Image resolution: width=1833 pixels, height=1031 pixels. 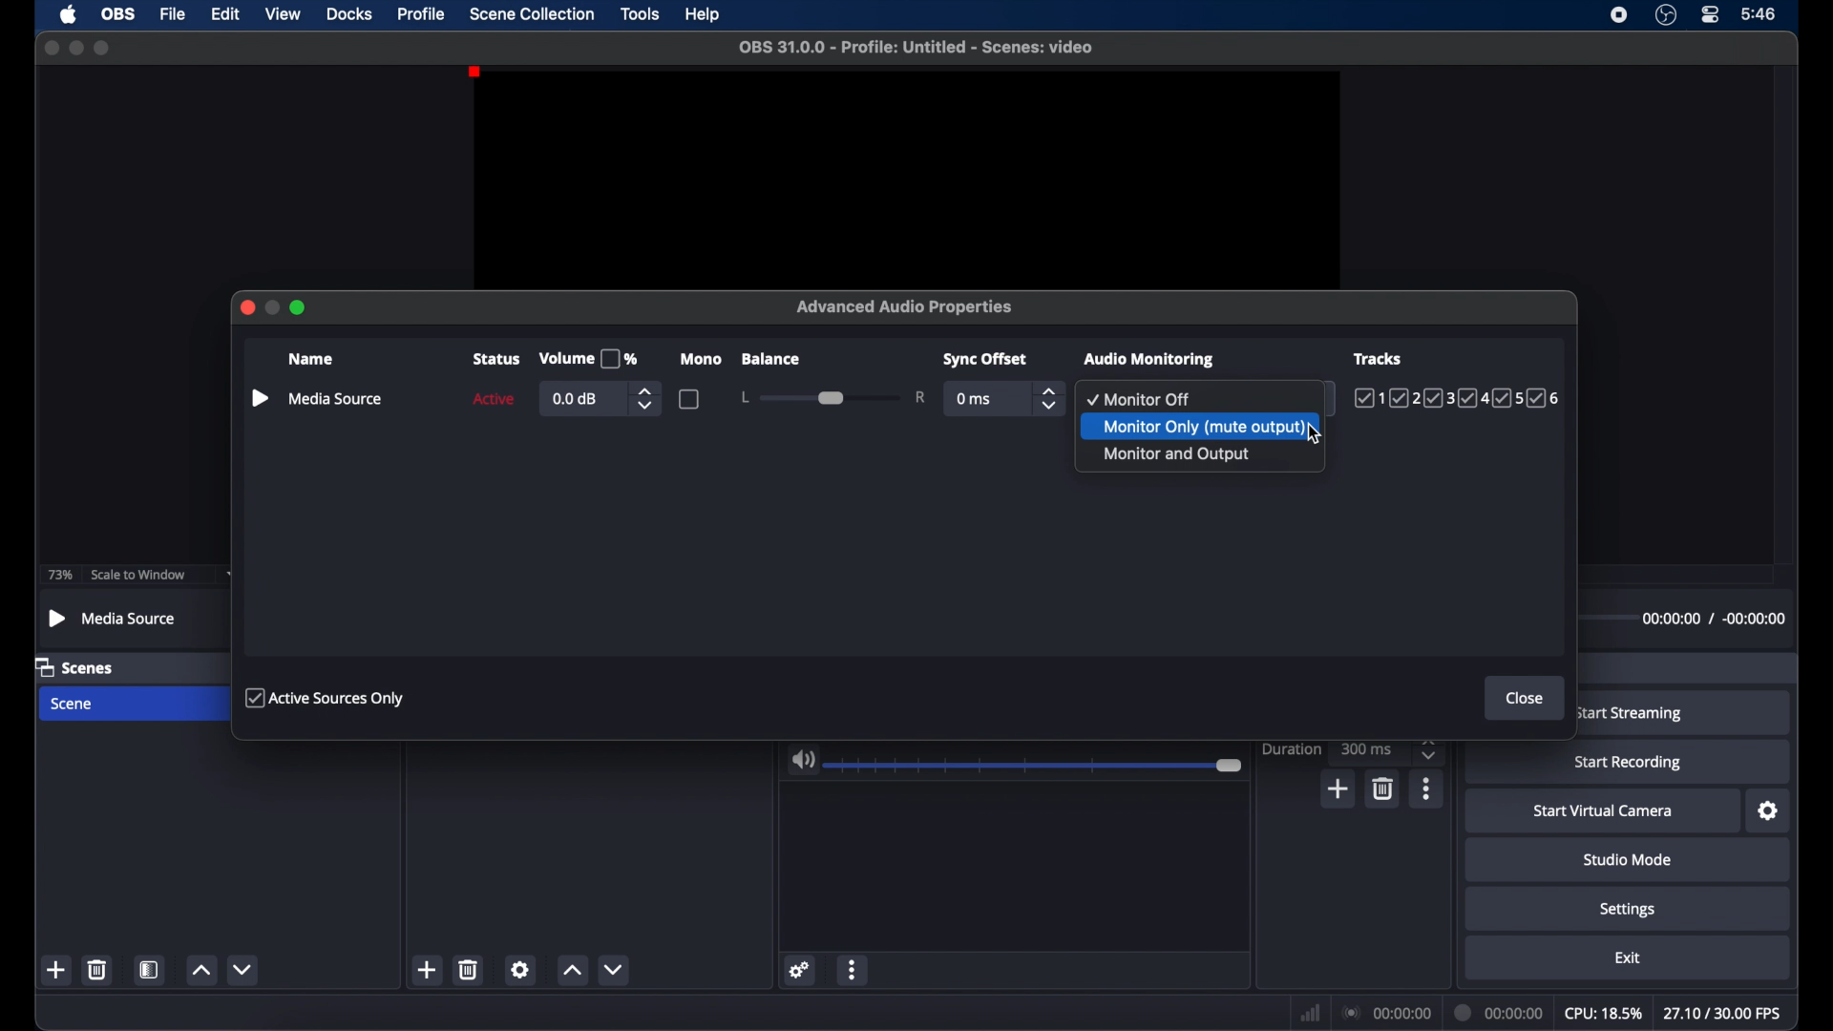 What do you see at coordinates (496, 359) in the screenshot?
I see `status` at bounding box center [496, 359].